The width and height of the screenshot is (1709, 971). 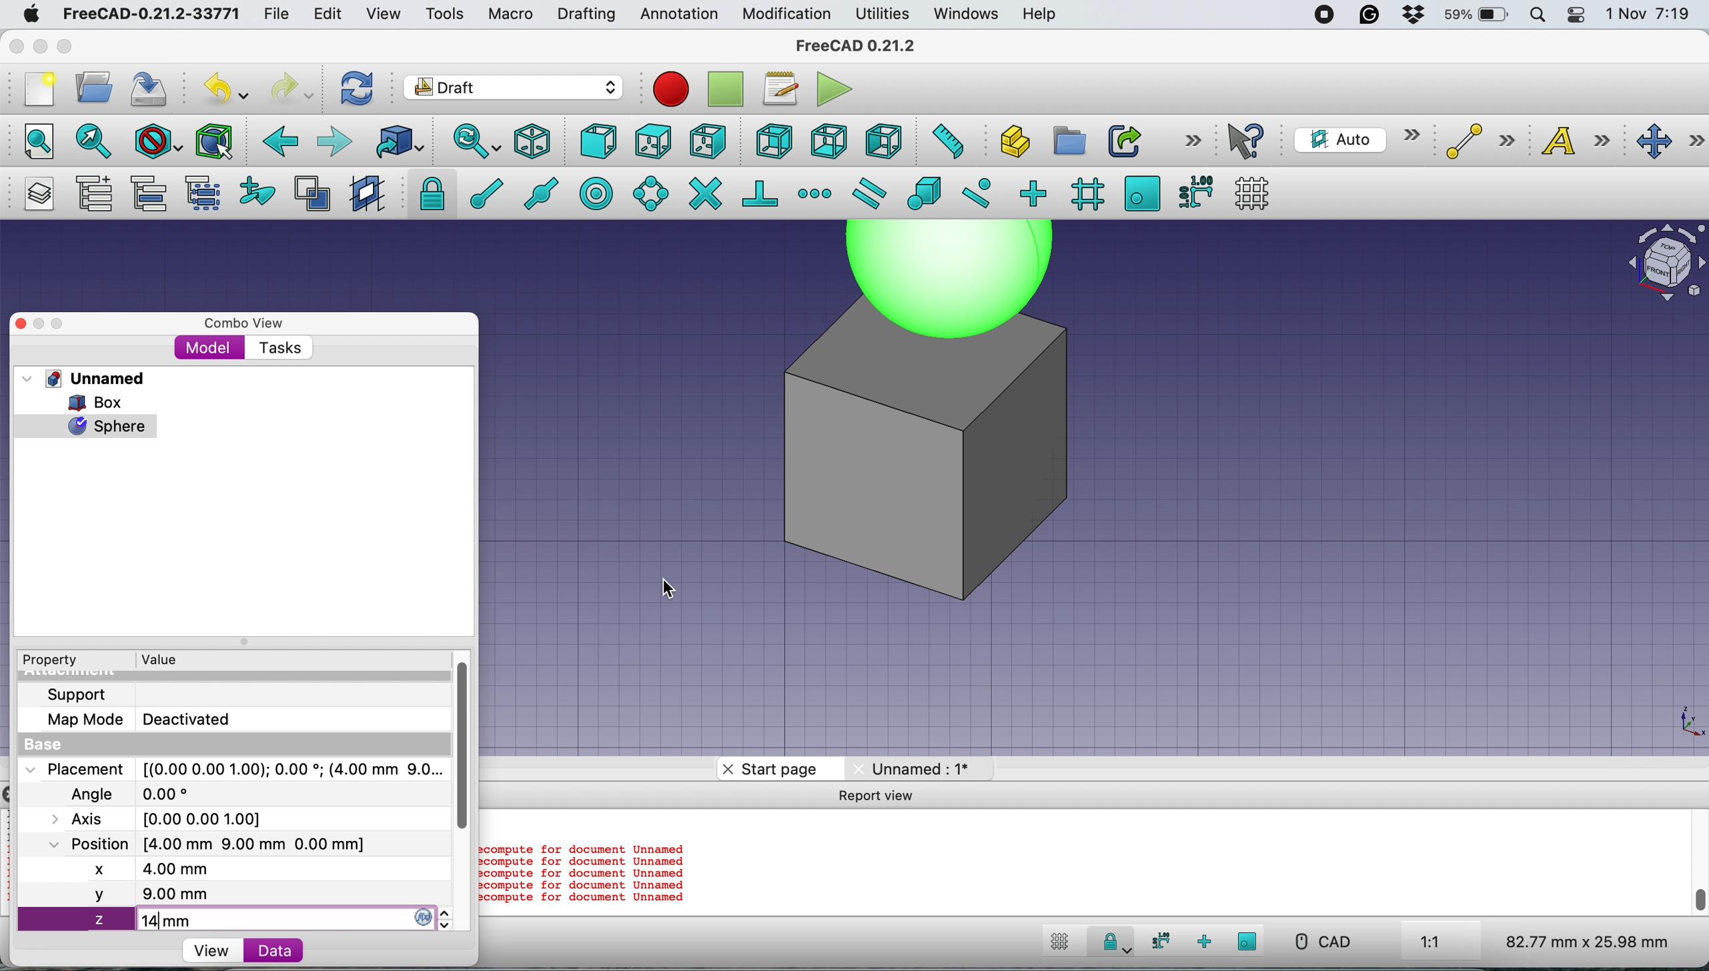 What do you see at coordinates (365, 195) in the screenshot?
I see `change working plane proxy` at bounding box center [365, 195].